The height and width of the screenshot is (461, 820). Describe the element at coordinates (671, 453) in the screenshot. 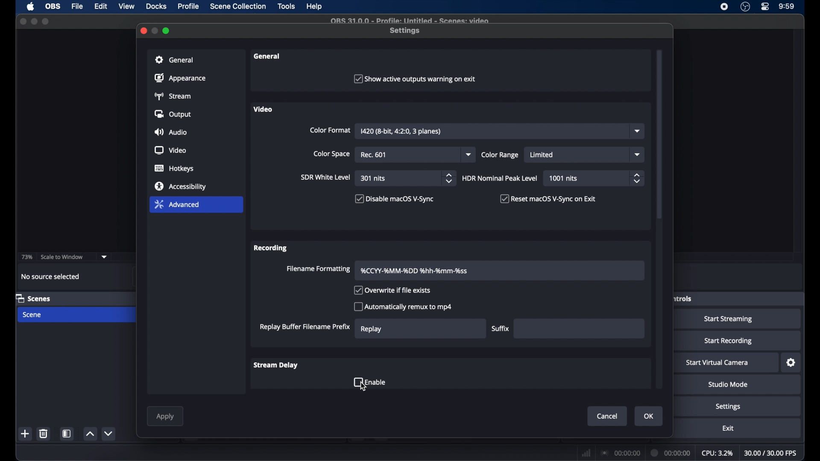

I see `duration` at that location.